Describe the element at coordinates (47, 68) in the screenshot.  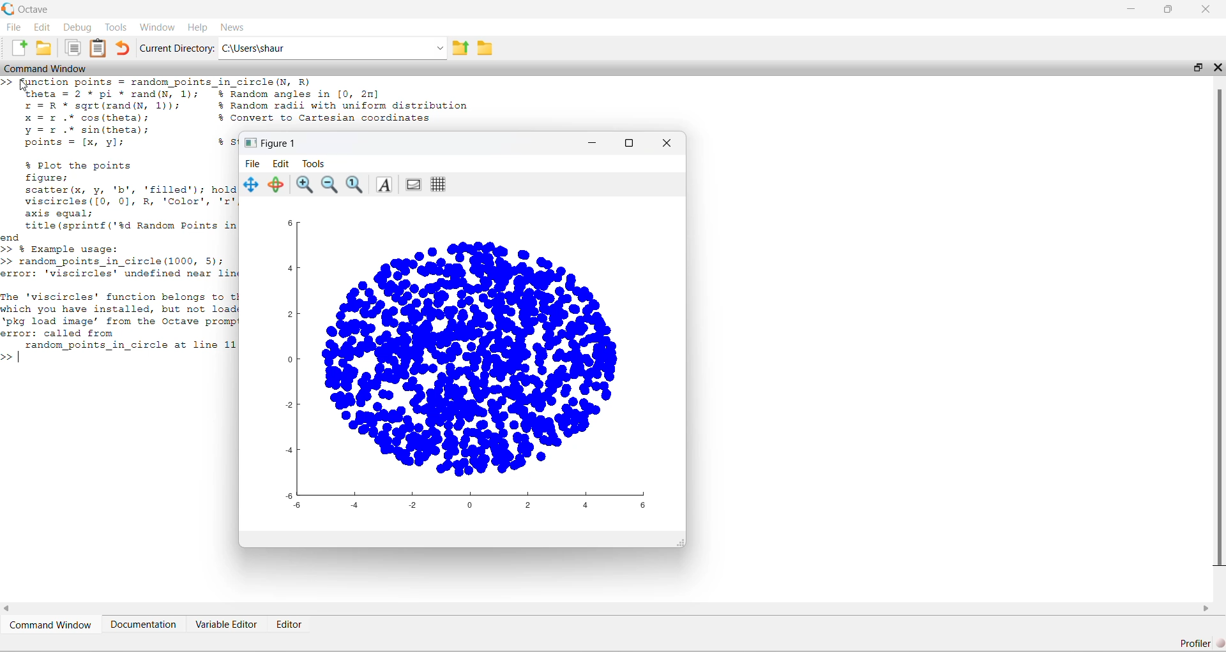
I see `Command Window` at that location.